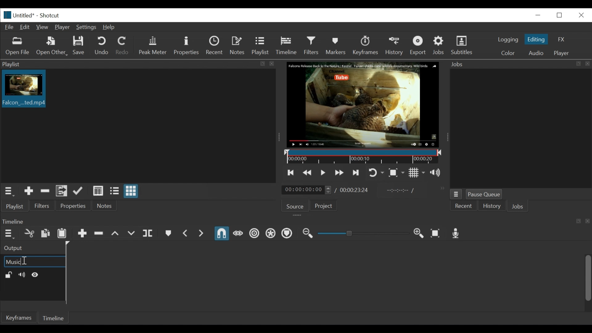  Describe the element at coordinates (114, 191) in the screenshot. I see `View as files` at that location.